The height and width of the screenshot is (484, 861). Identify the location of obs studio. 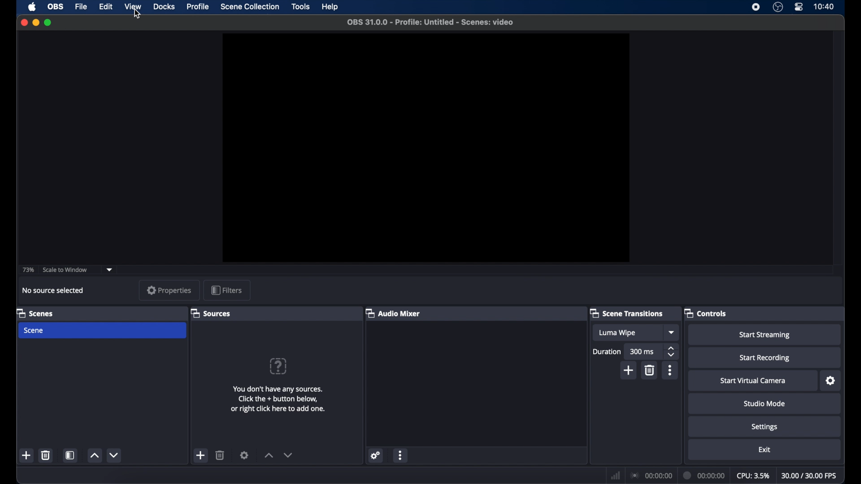
(778, 8).